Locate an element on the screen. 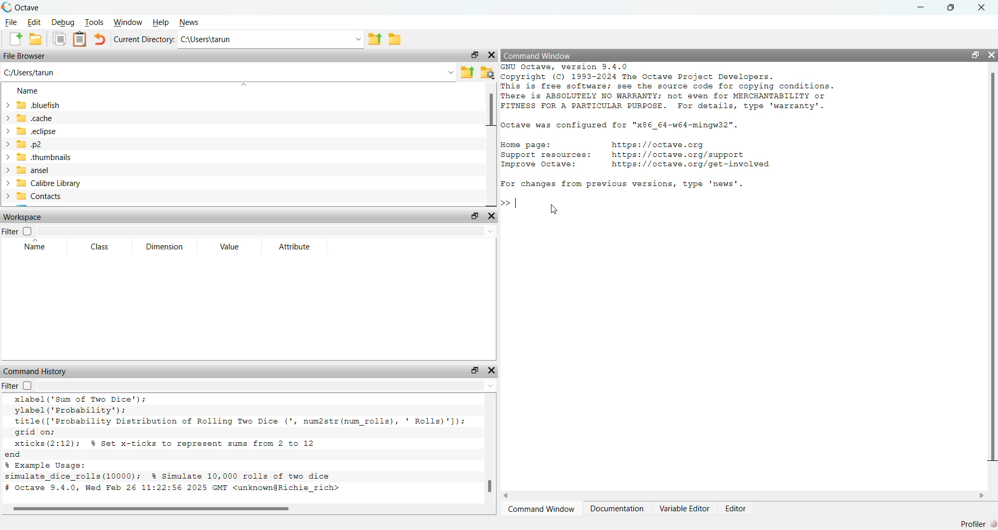 The image size is (998, 530). Folder upload is located at coordinates (467, 73).